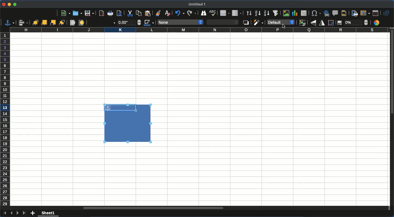  Describe the element at coordinates (54, 22) in the screenshot. I see `back one` at that location.